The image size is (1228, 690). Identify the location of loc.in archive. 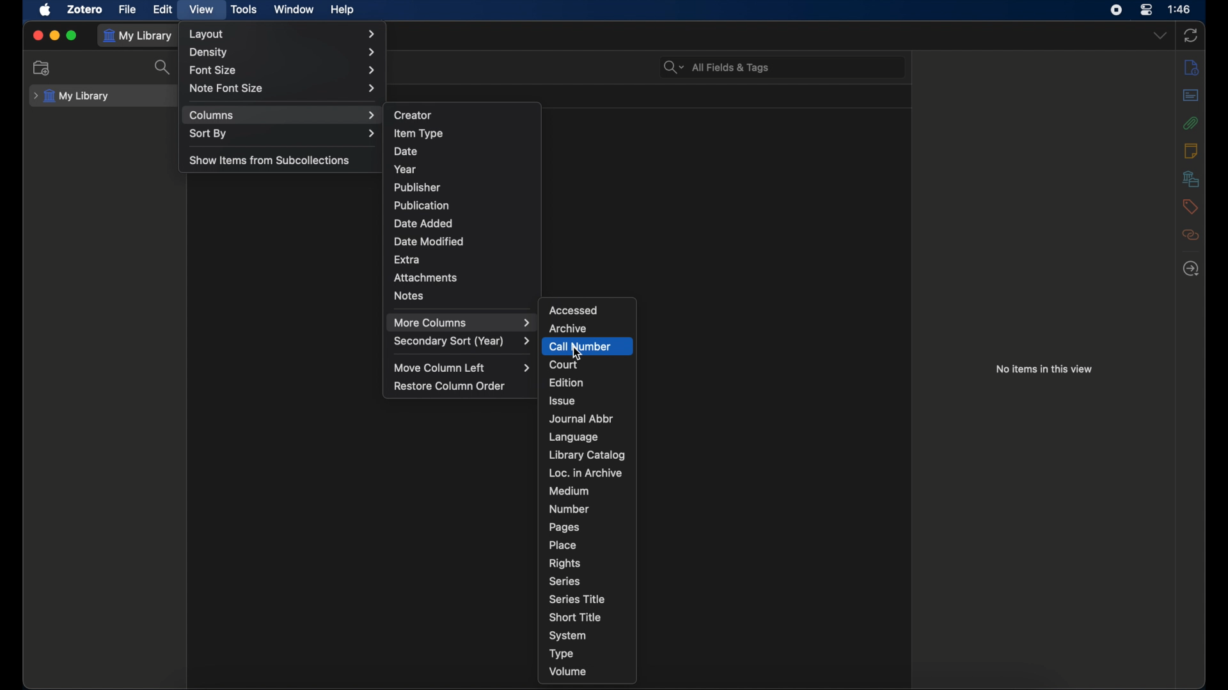
(585, 472).